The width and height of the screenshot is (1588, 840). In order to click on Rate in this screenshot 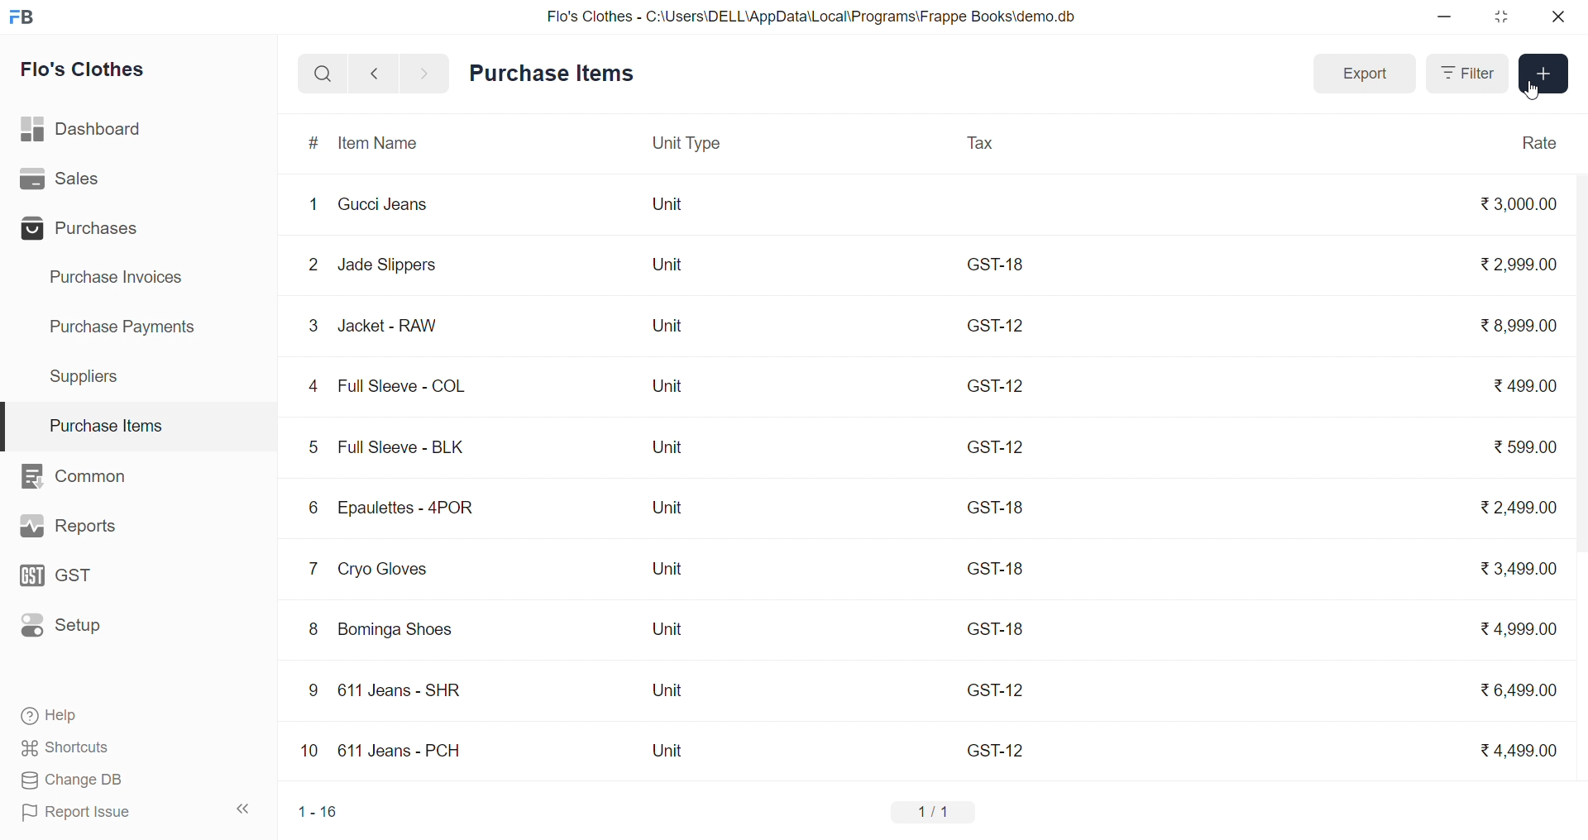, I will do `click(1540, 145)`.